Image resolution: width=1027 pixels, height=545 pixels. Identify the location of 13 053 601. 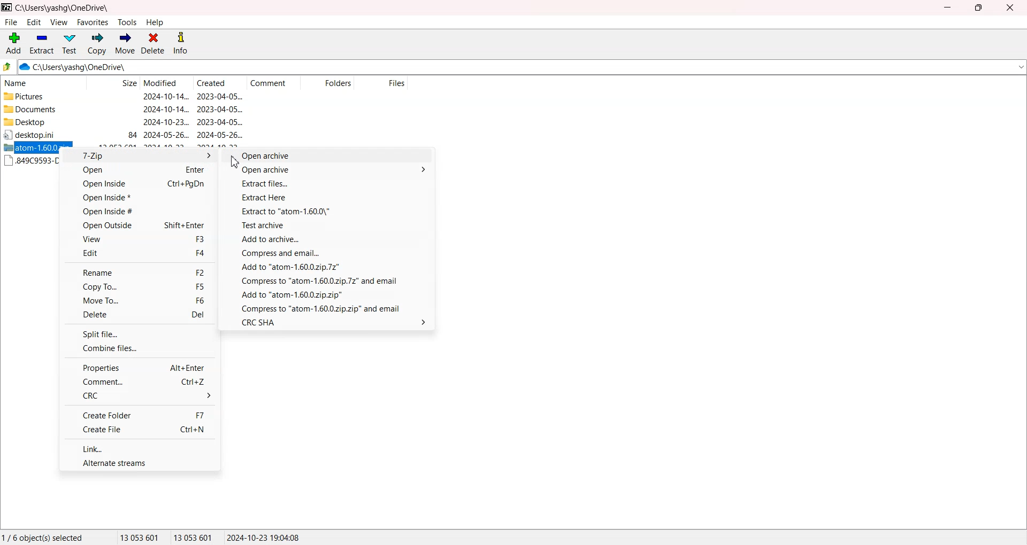
(194, 537).